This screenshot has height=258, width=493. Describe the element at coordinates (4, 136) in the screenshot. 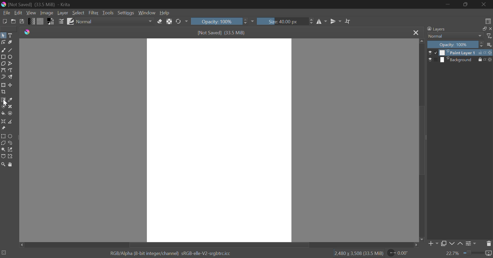

I see `Rectangular Selection` at that location.